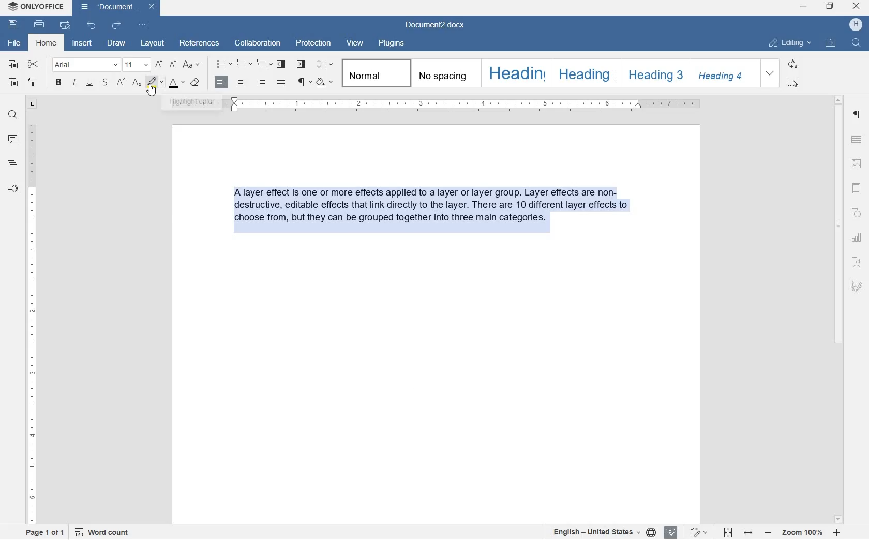 The height and width of the screenshot is (540, 869). Describe the element at coordinates (116, 26) in the screenshot. I see `REDO` at that location.